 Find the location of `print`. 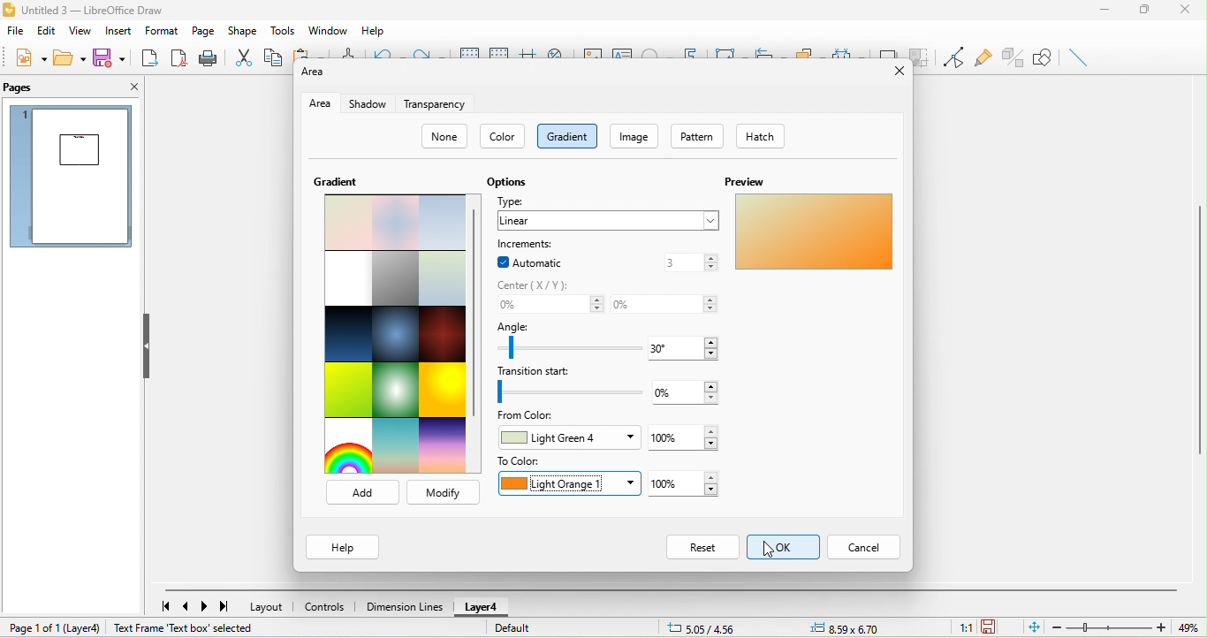

print is located at coordinates (210, 59).